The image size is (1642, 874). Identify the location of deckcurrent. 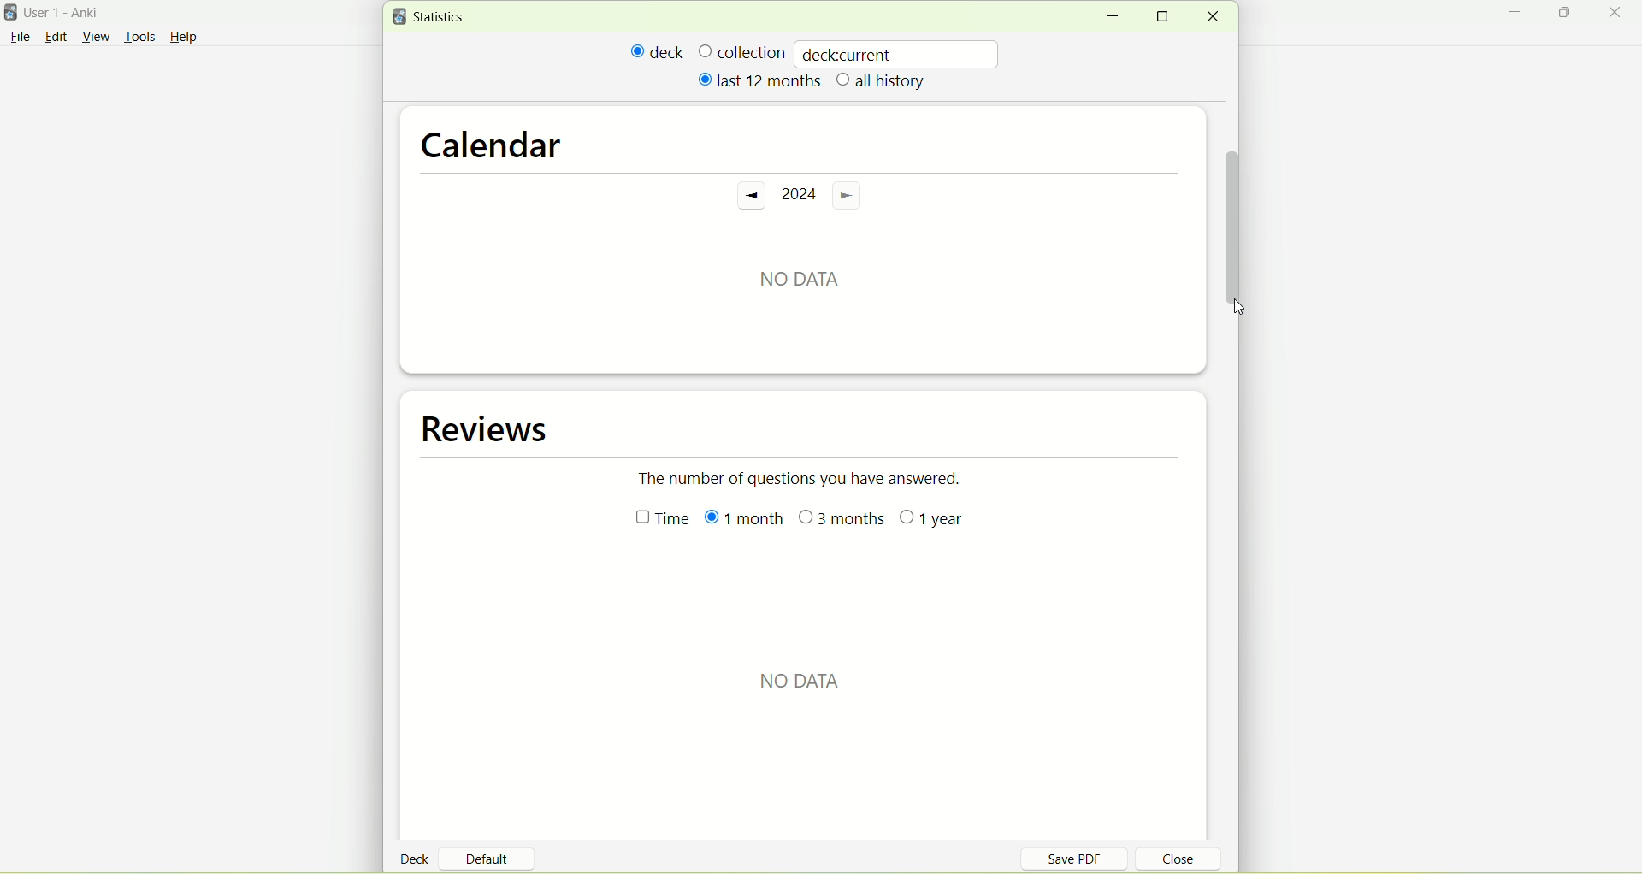
(899, 53).